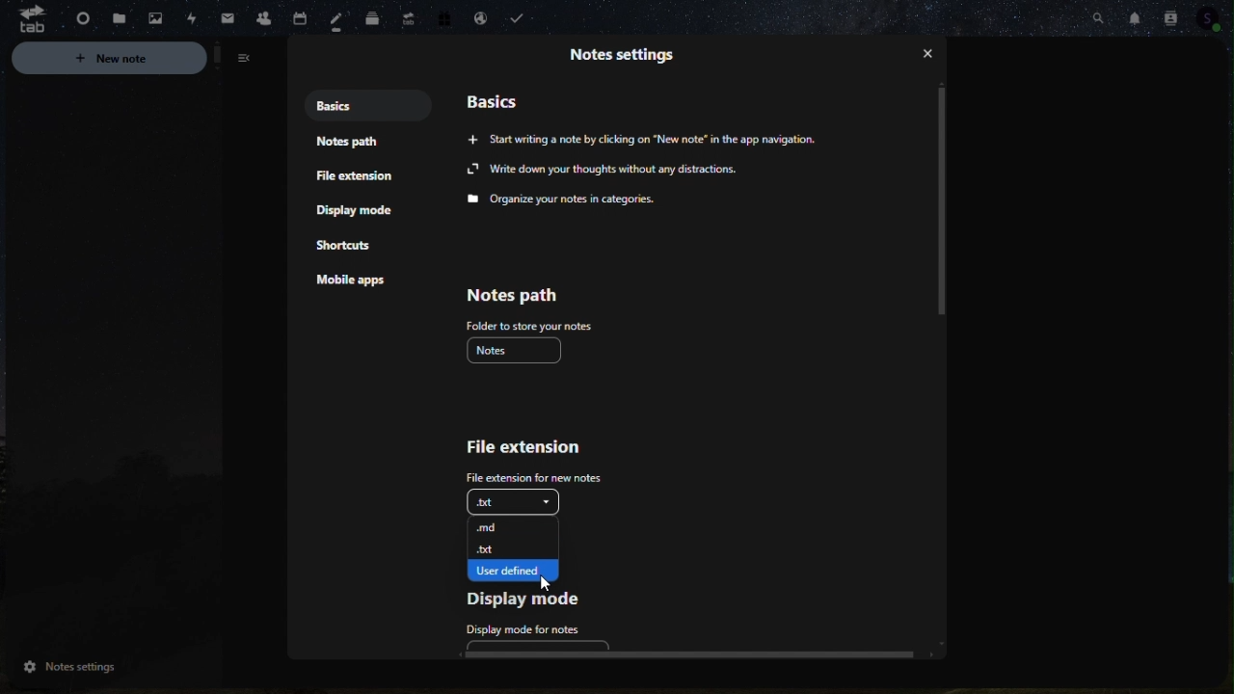  I want to click on Contact, so click(1170, 14).